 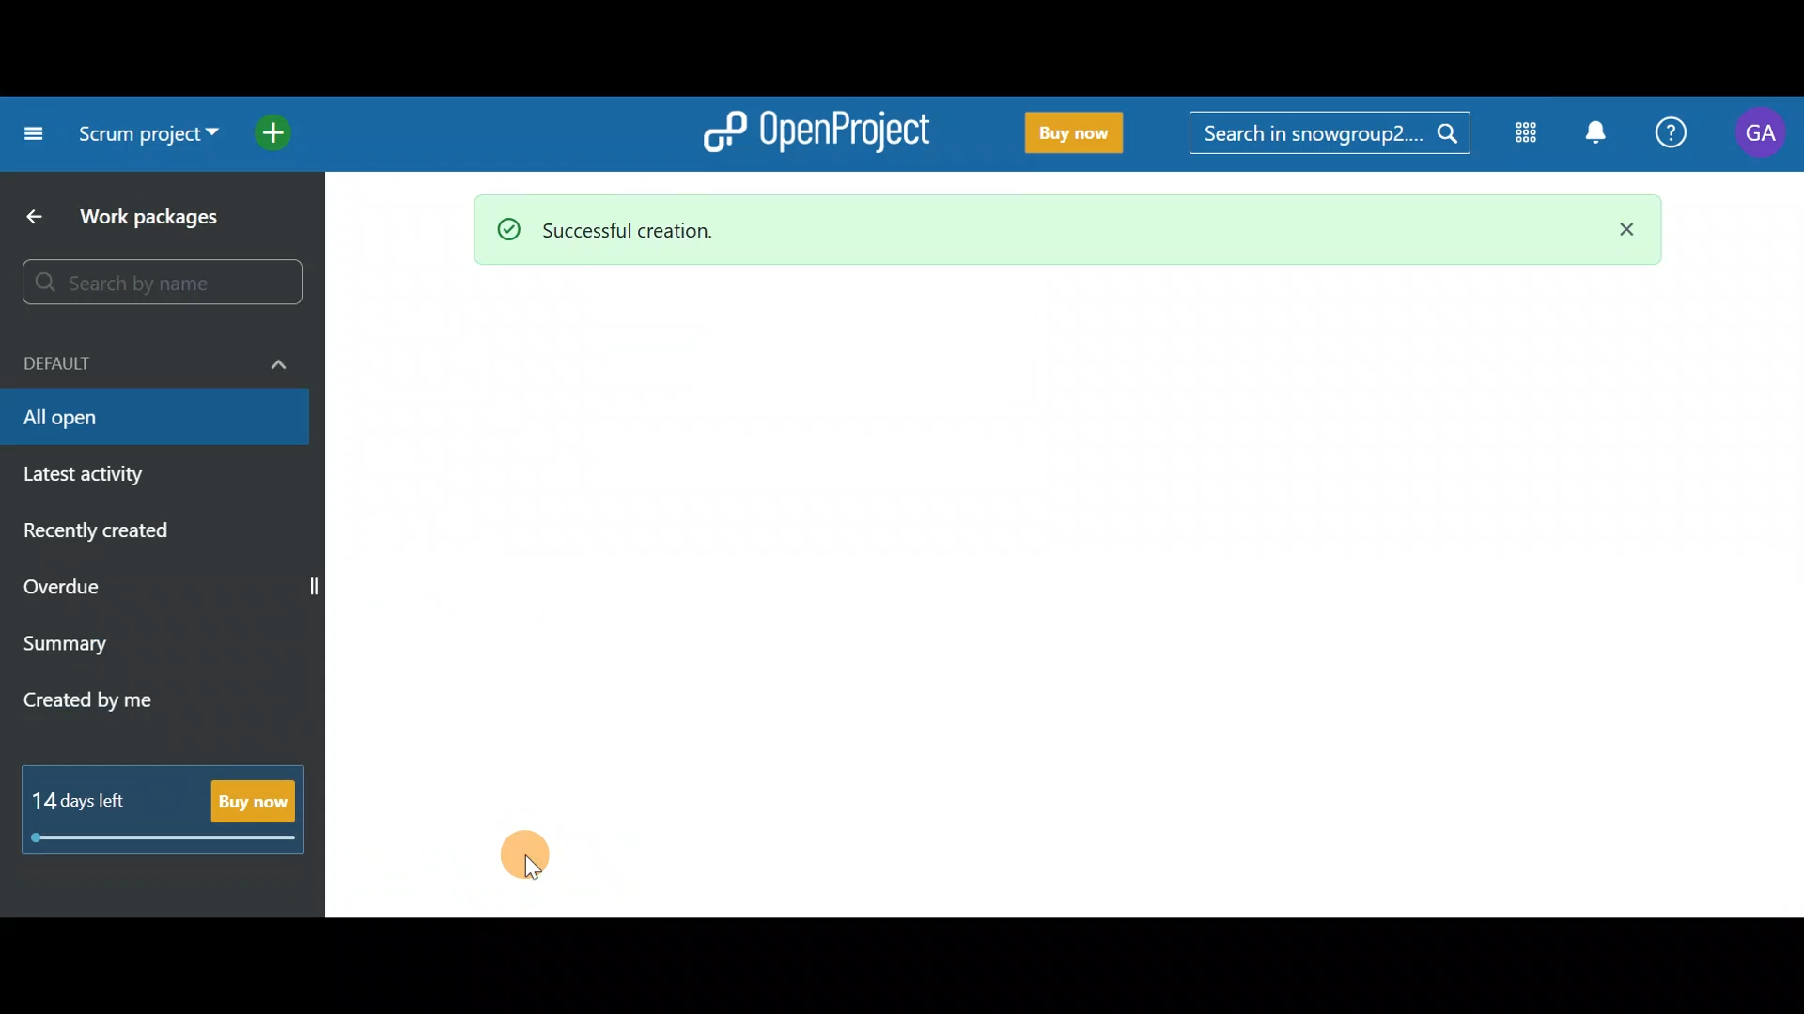 I want to click on © Successful creation., so click(x=1003, y=229).